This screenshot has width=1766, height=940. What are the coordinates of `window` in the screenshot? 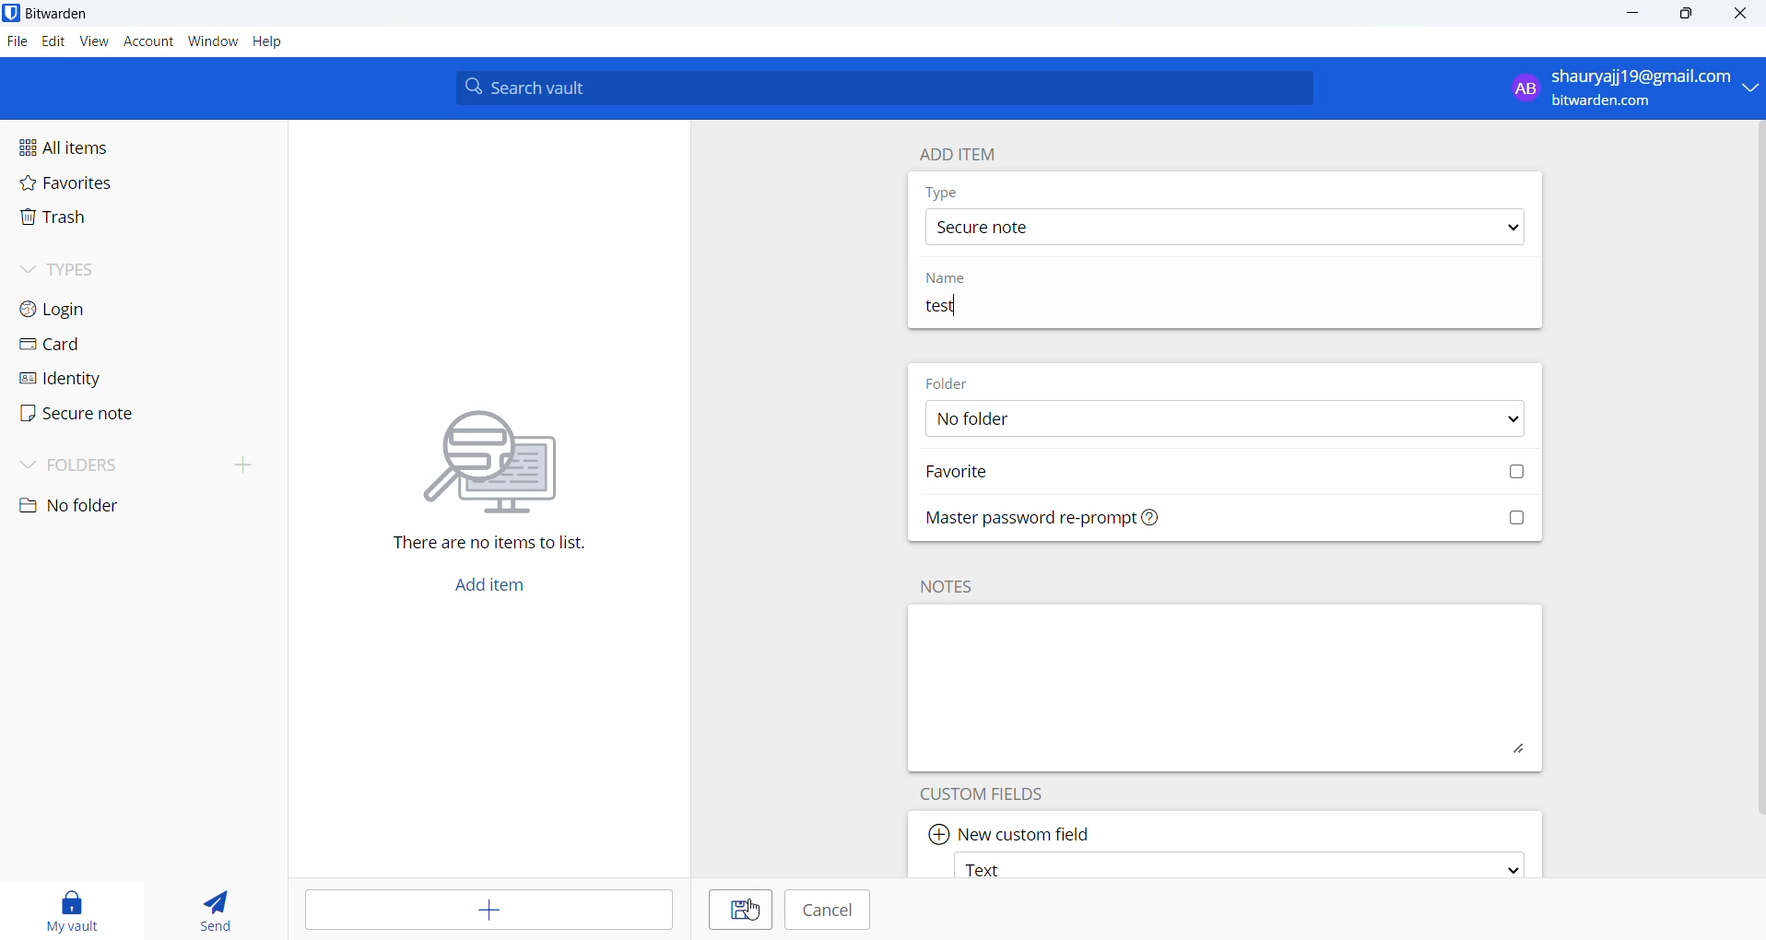 It's located at (213, 42).